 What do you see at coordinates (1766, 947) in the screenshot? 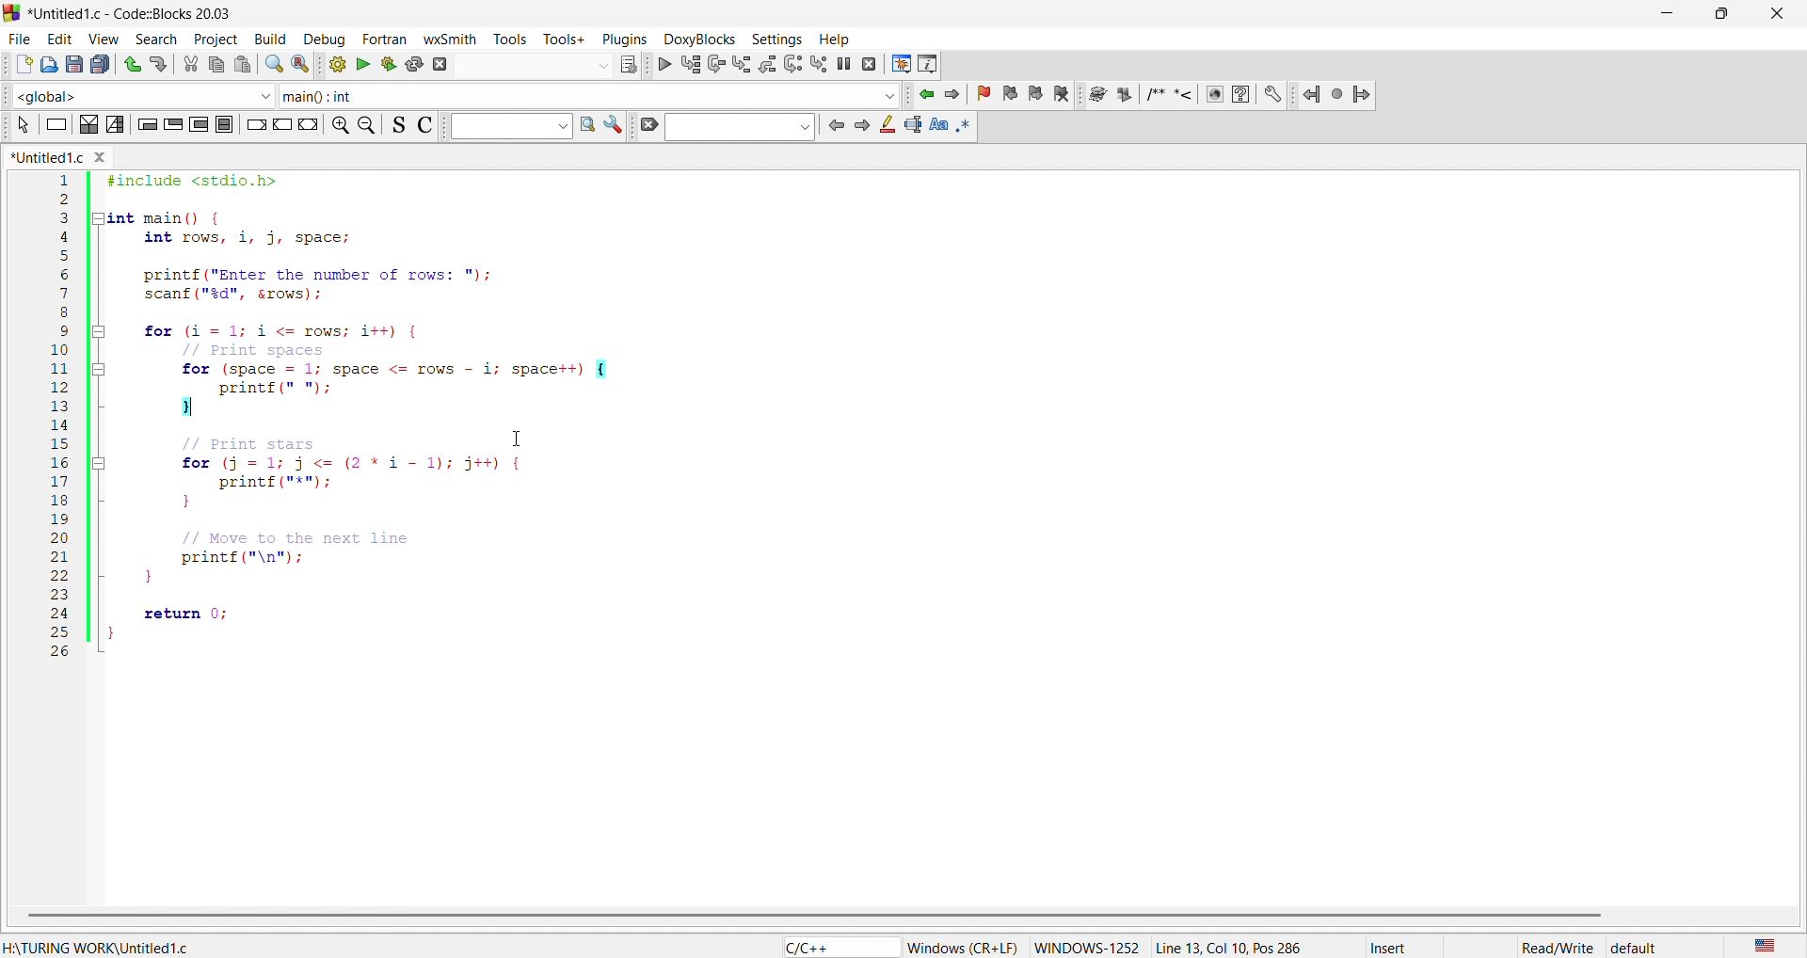
I see `LANGUAGE` at bounding box center [1766, 947].